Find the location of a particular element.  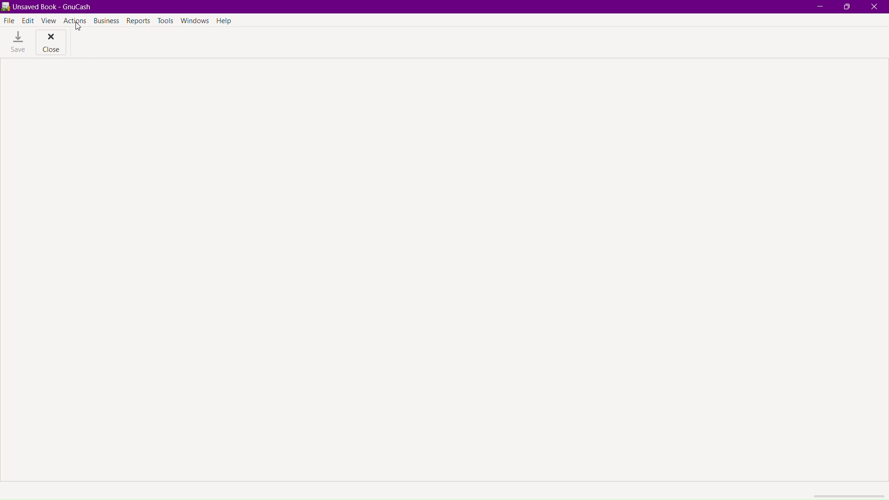

Reports is located at coordinates (139, 19).